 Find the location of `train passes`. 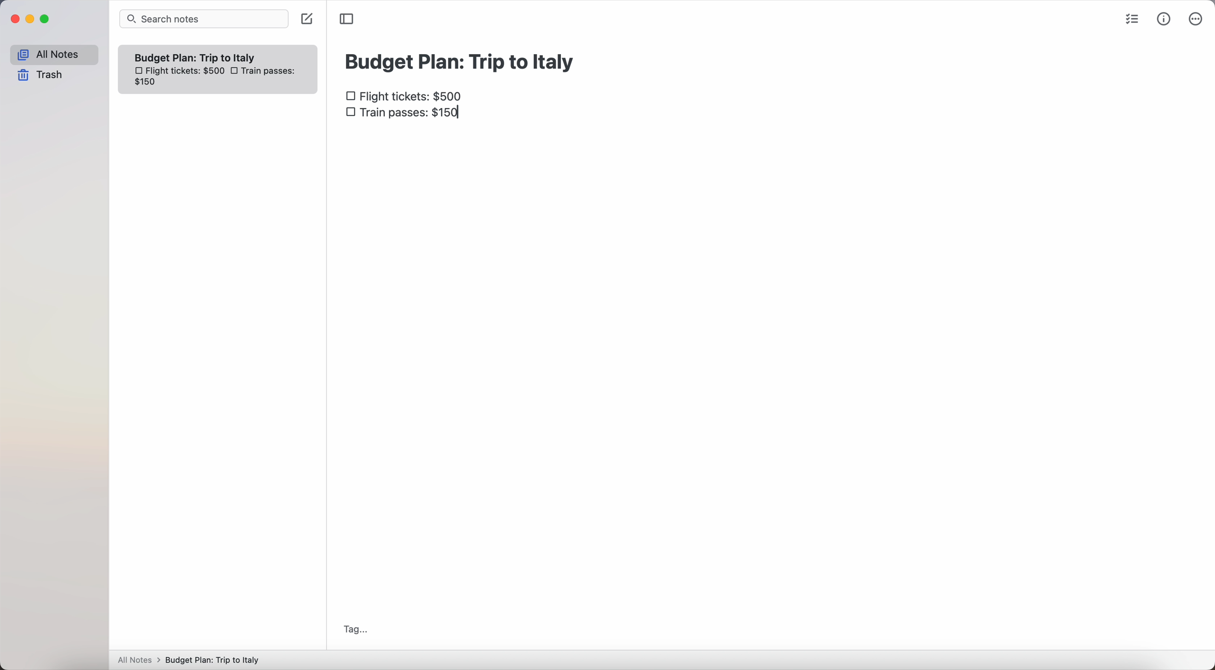

train passes is located at coordinates (270, 72).